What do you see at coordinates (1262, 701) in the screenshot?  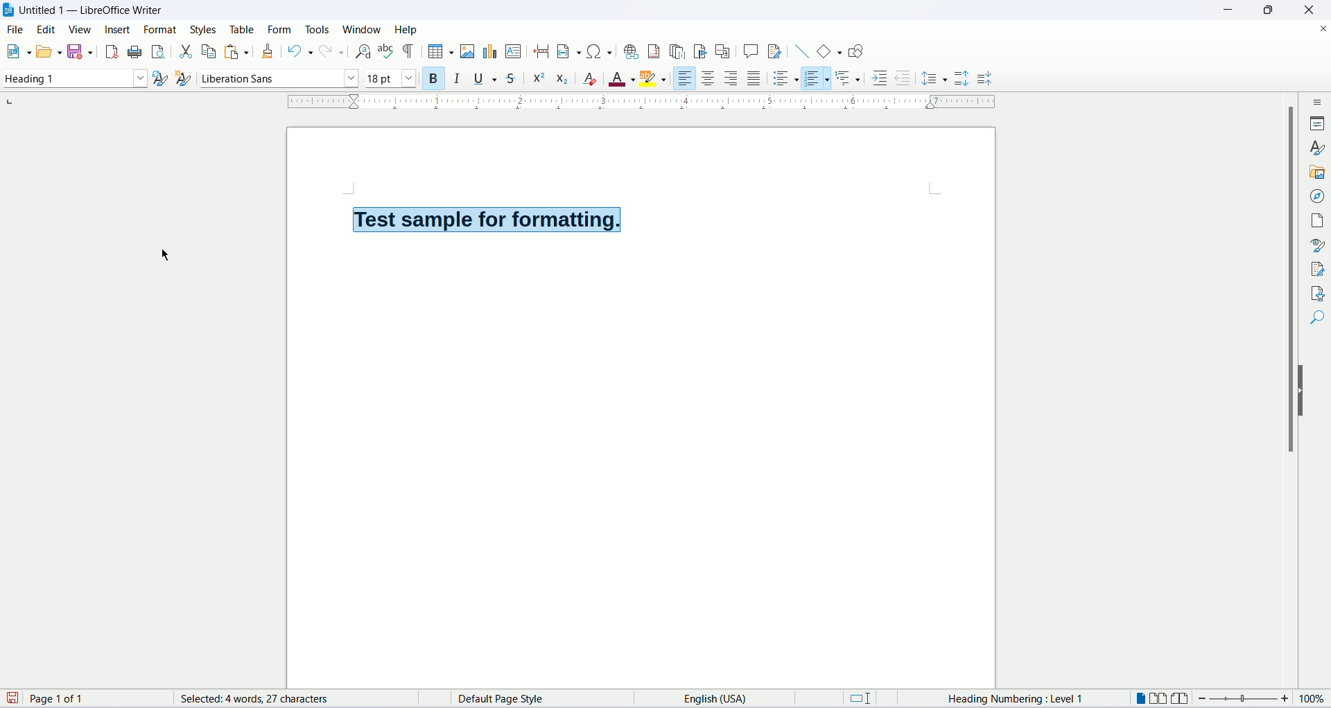 I see `zoom factor` at bounding box center [1262, 701].